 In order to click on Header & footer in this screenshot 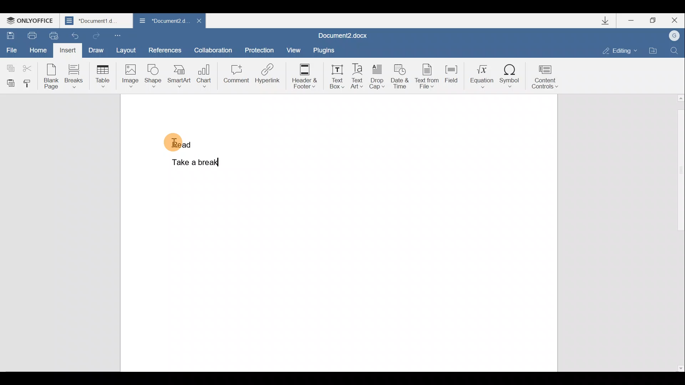, I will do `click(307, 76)`.